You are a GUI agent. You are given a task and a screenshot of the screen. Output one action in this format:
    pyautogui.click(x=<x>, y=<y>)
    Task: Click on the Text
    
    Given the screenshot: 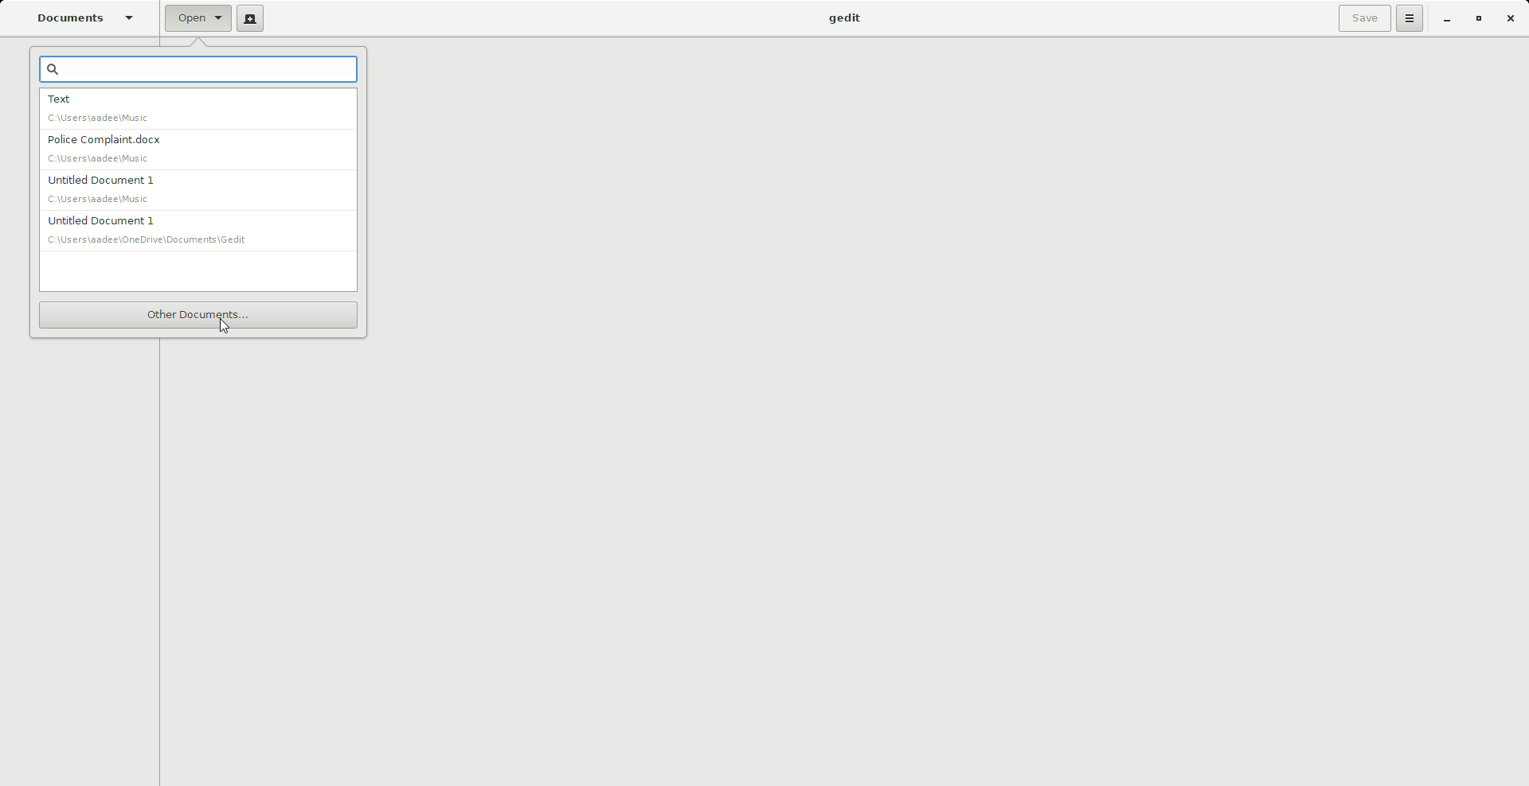 What is the action you would take?
    pyautogui.click(x=197, y=108)
    